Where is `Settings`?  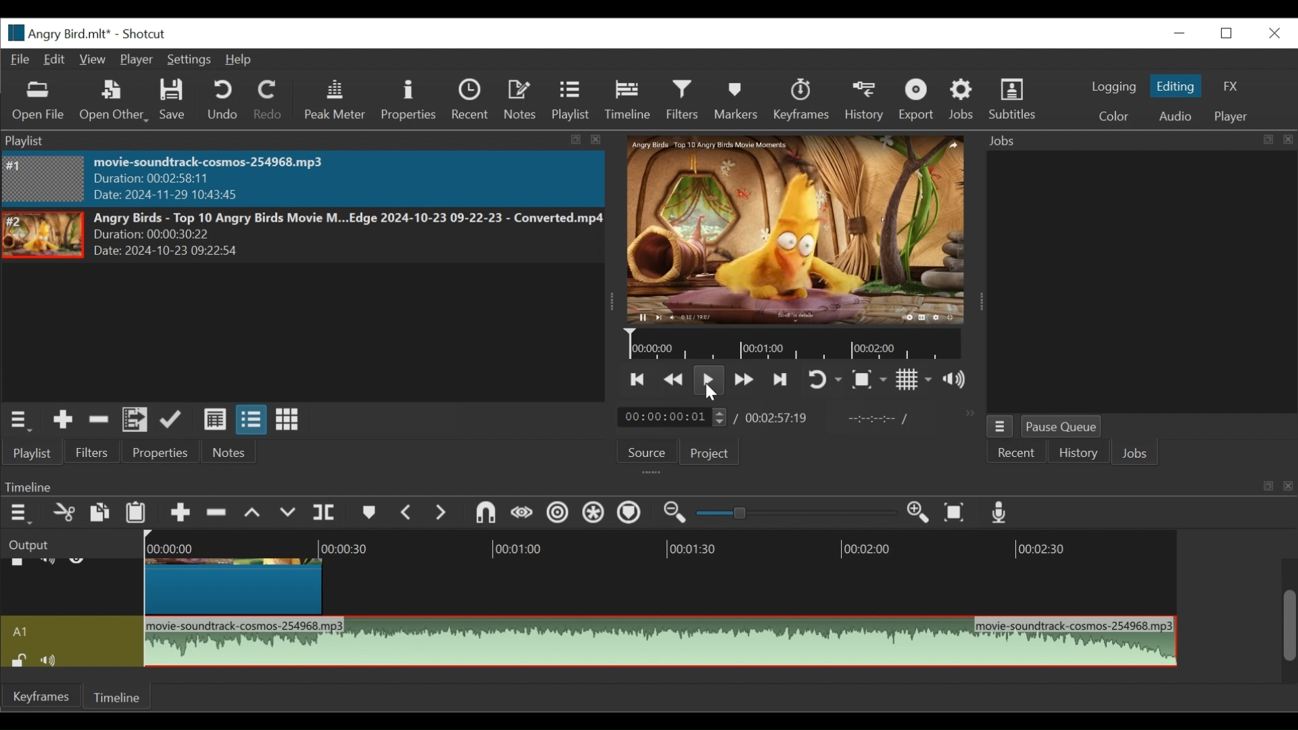
Settings is located at coordinates (187, 60).